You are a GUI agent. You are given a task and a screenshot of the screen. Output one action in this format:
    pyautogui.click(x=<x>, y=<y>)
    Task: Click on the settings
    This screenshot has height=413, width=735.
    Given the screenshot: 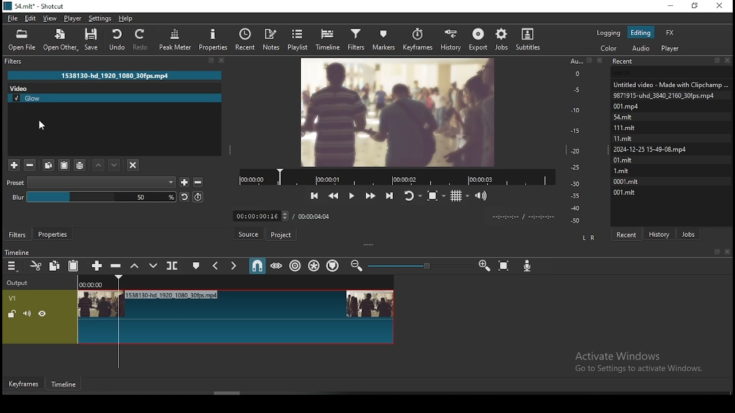 What is the action you would take?
    pyautogui.click(x=99, y=18)
    